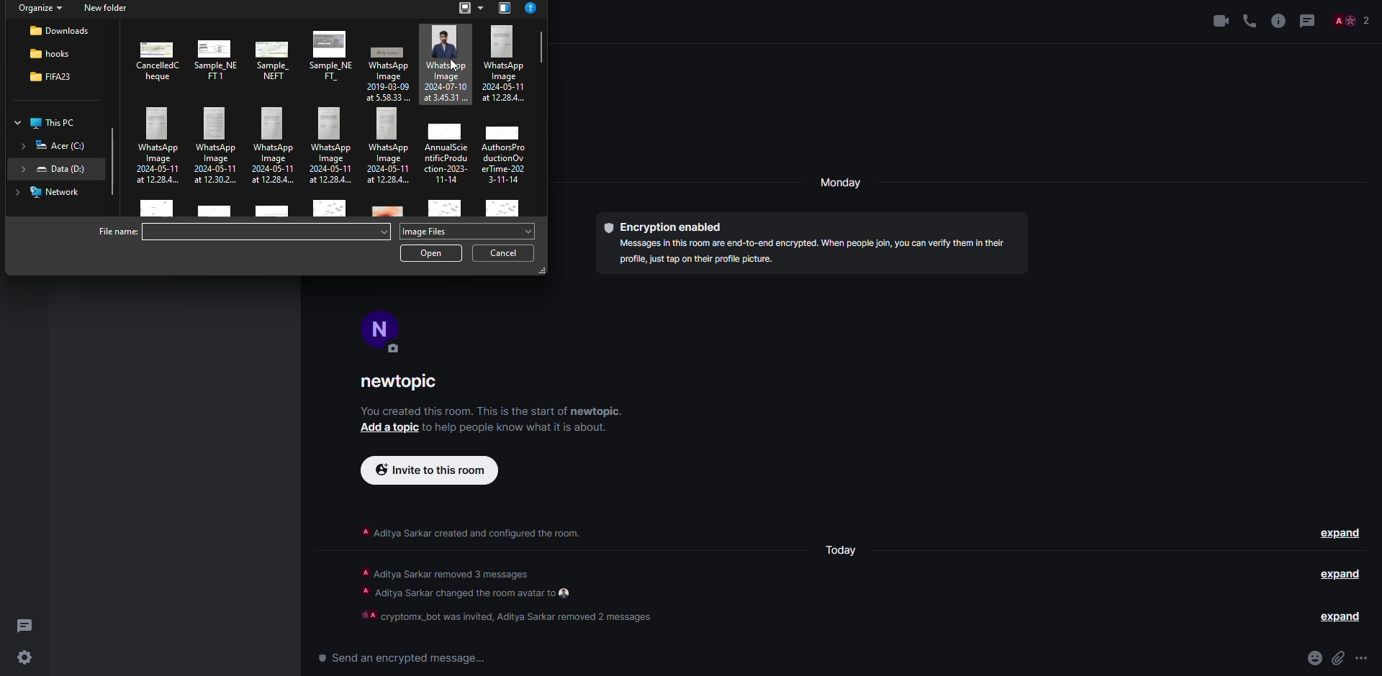 Image resolution: width=1382 pixels, height=676 pixels. I want to click on click to select, so click(505, 62).